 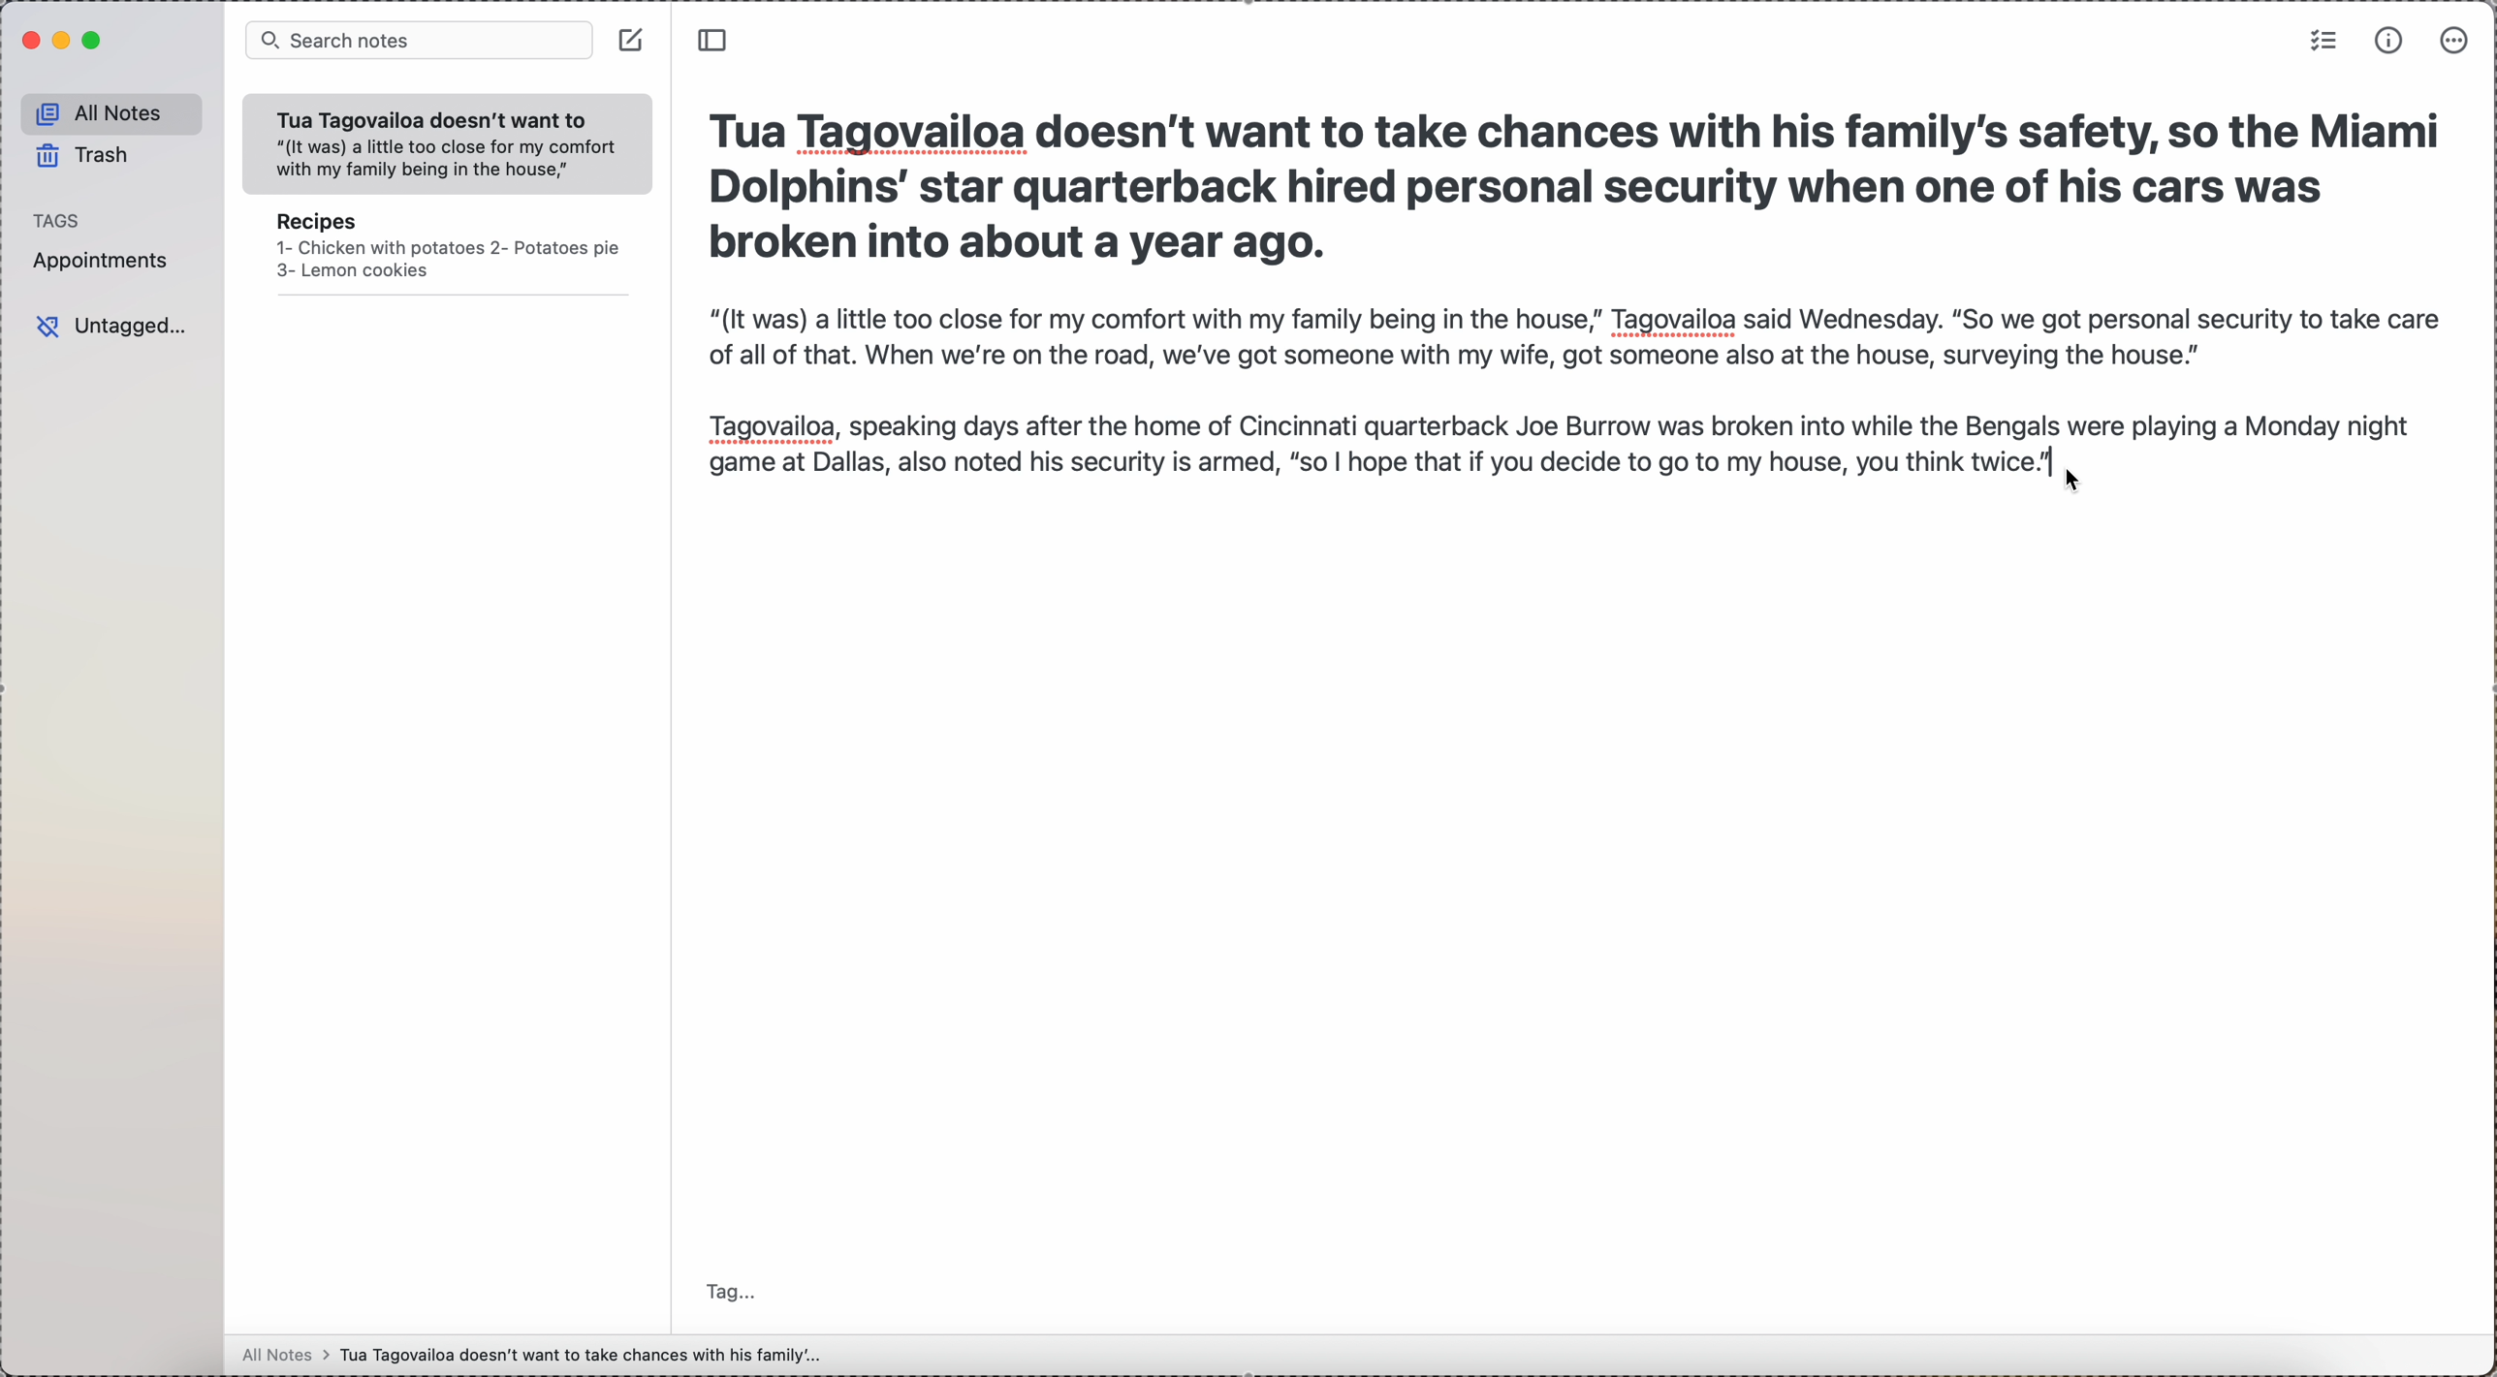 What do you see at coordinates (724, 1291) in the screenshot?
I see `tag` at bounding box center [724, 1291].